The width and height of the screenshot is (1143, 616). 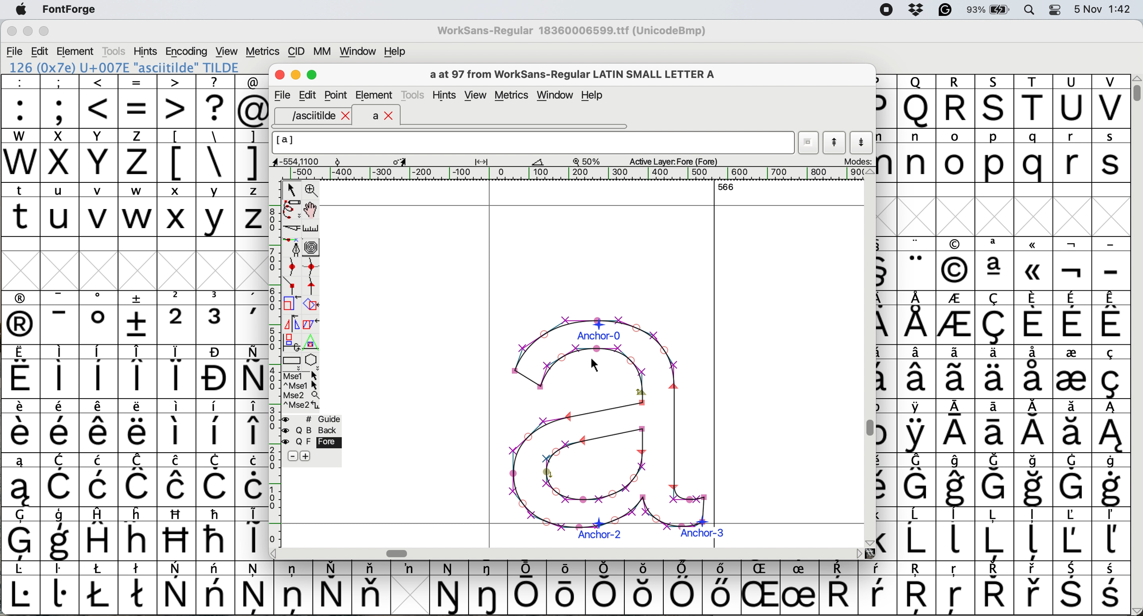 What do you see at coordinates (955, 102) in the screenshot?
I see `R` at bounding box center [955, 102].